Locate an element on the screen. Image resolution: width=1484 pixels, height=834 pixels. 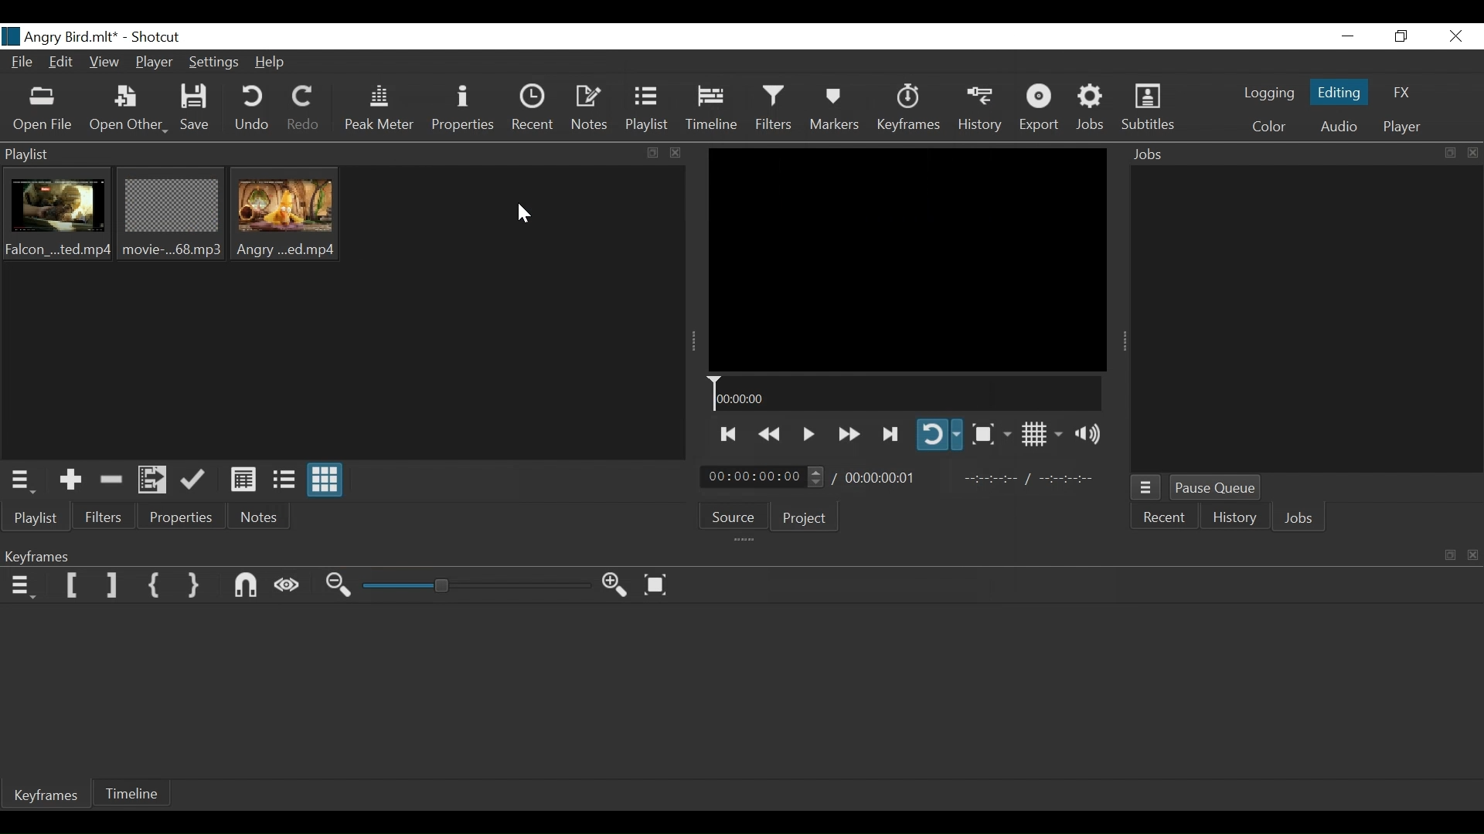
Play backwards quickly is located at coordinates (774, 435).